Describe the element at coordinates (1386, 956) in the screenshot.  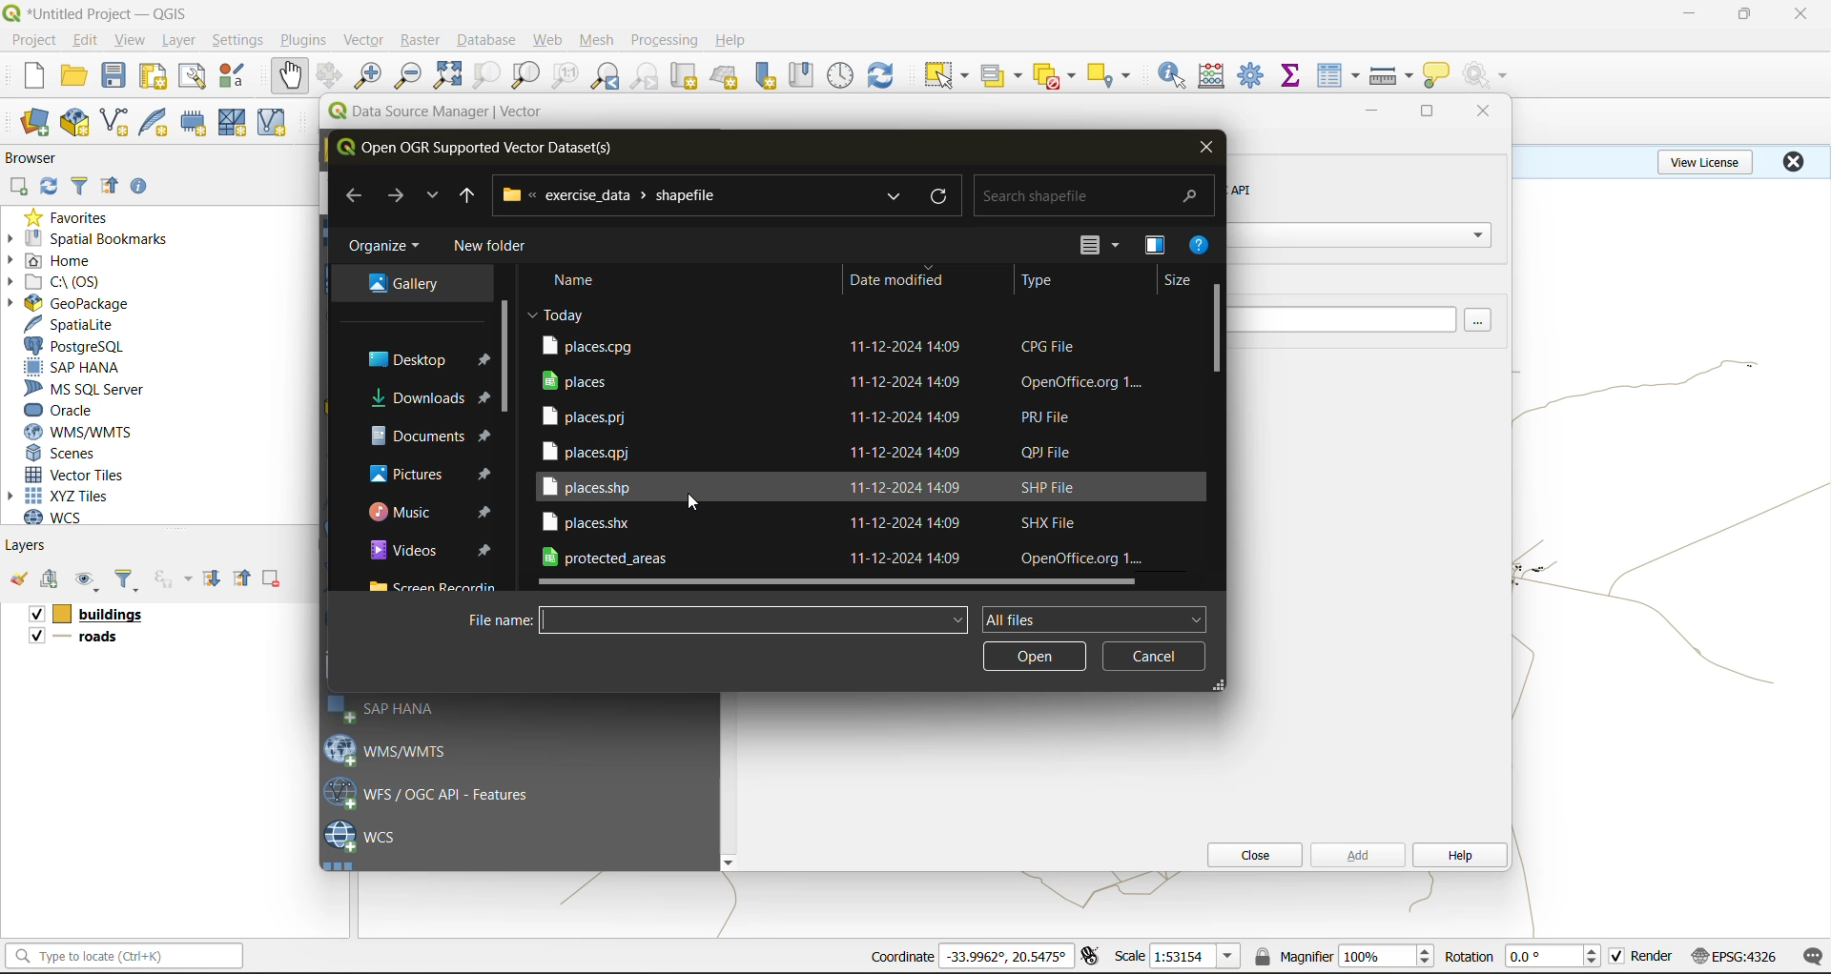
I see `magnifier` at that location.